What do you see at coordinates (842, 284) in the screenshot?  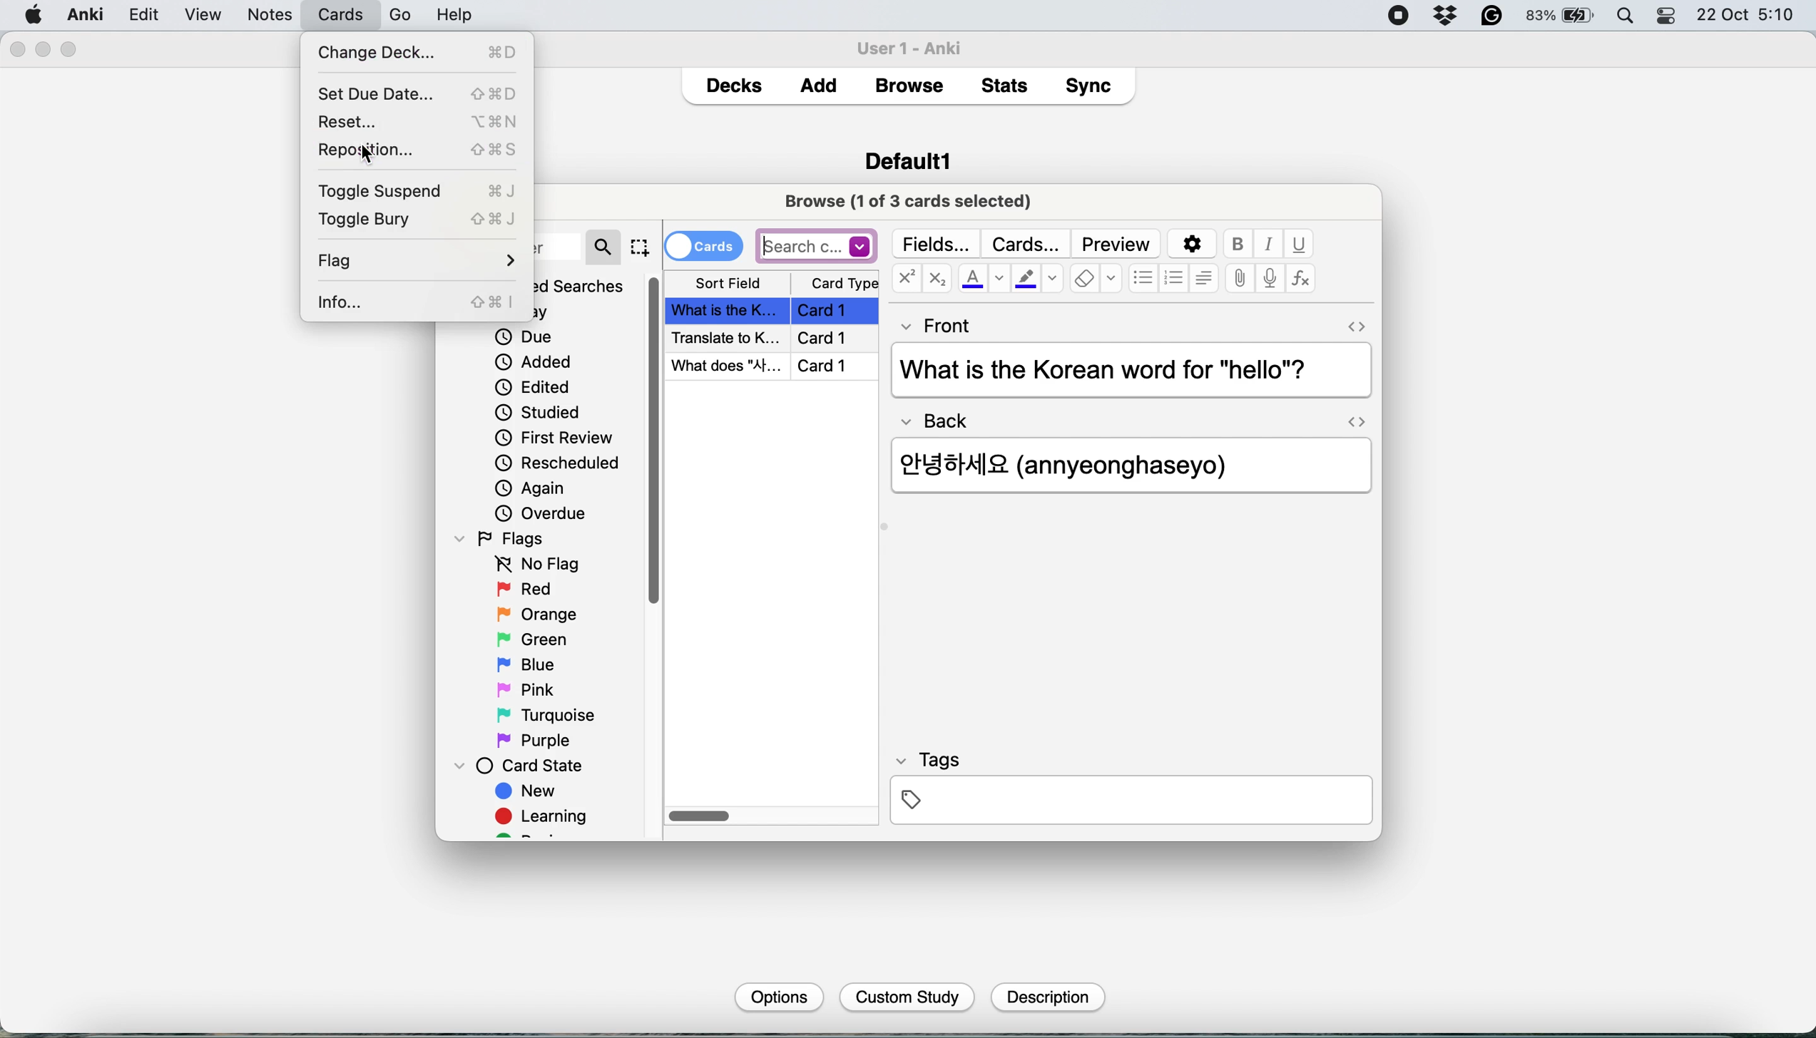 I see `card type` at bounding box center [842, 284].